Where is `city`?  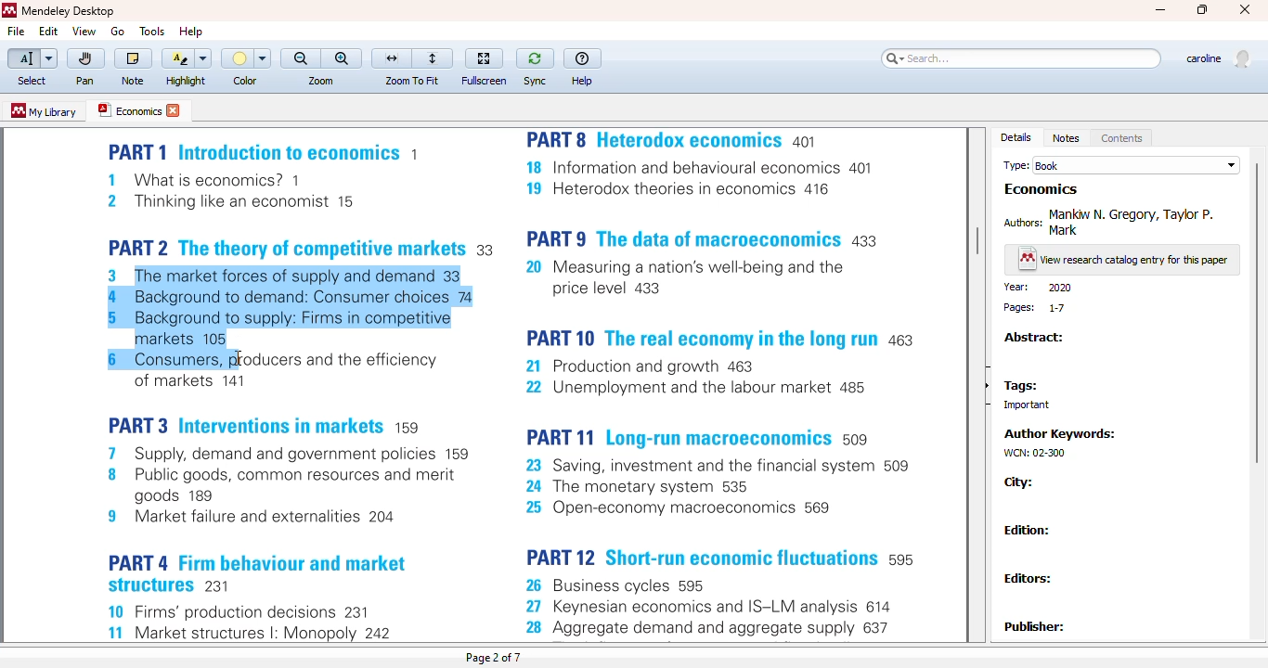
city is located at coordinates (1019, 482).